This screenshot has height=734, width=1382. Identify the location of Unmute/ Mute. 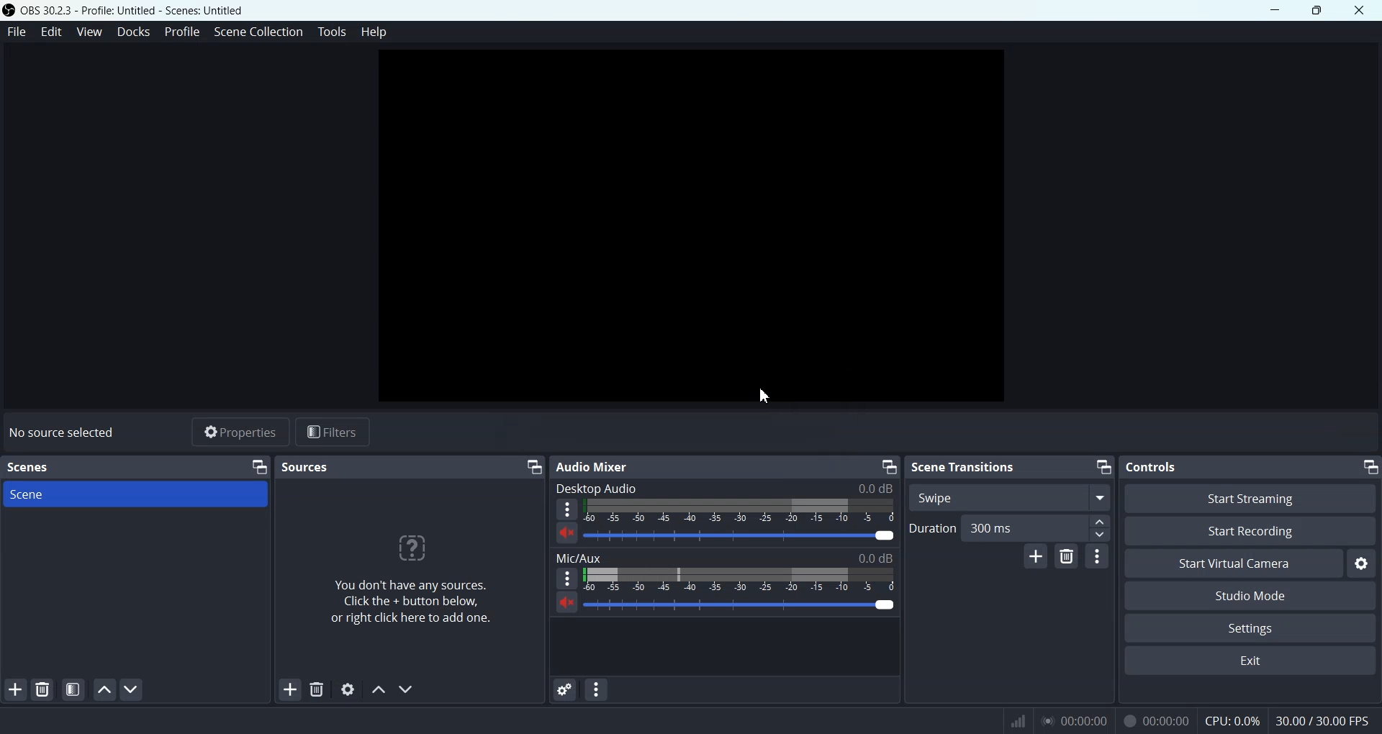
(566, 603).